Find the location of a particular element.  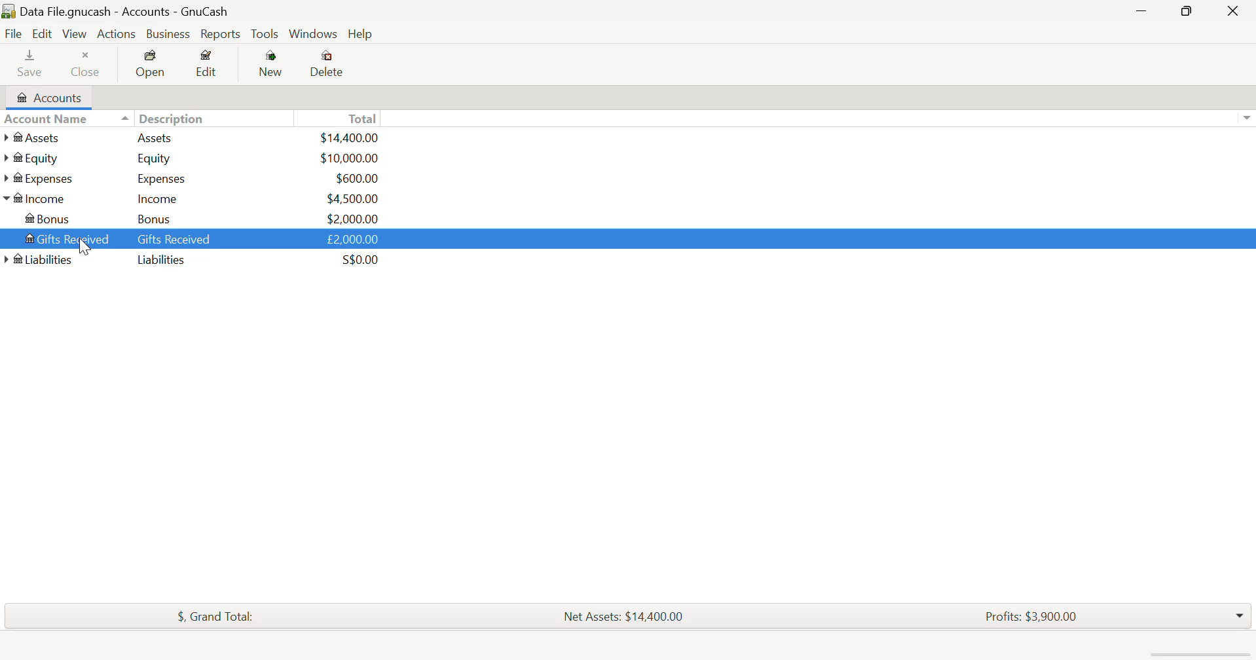

Bonus is located at coordinates (54, 217).